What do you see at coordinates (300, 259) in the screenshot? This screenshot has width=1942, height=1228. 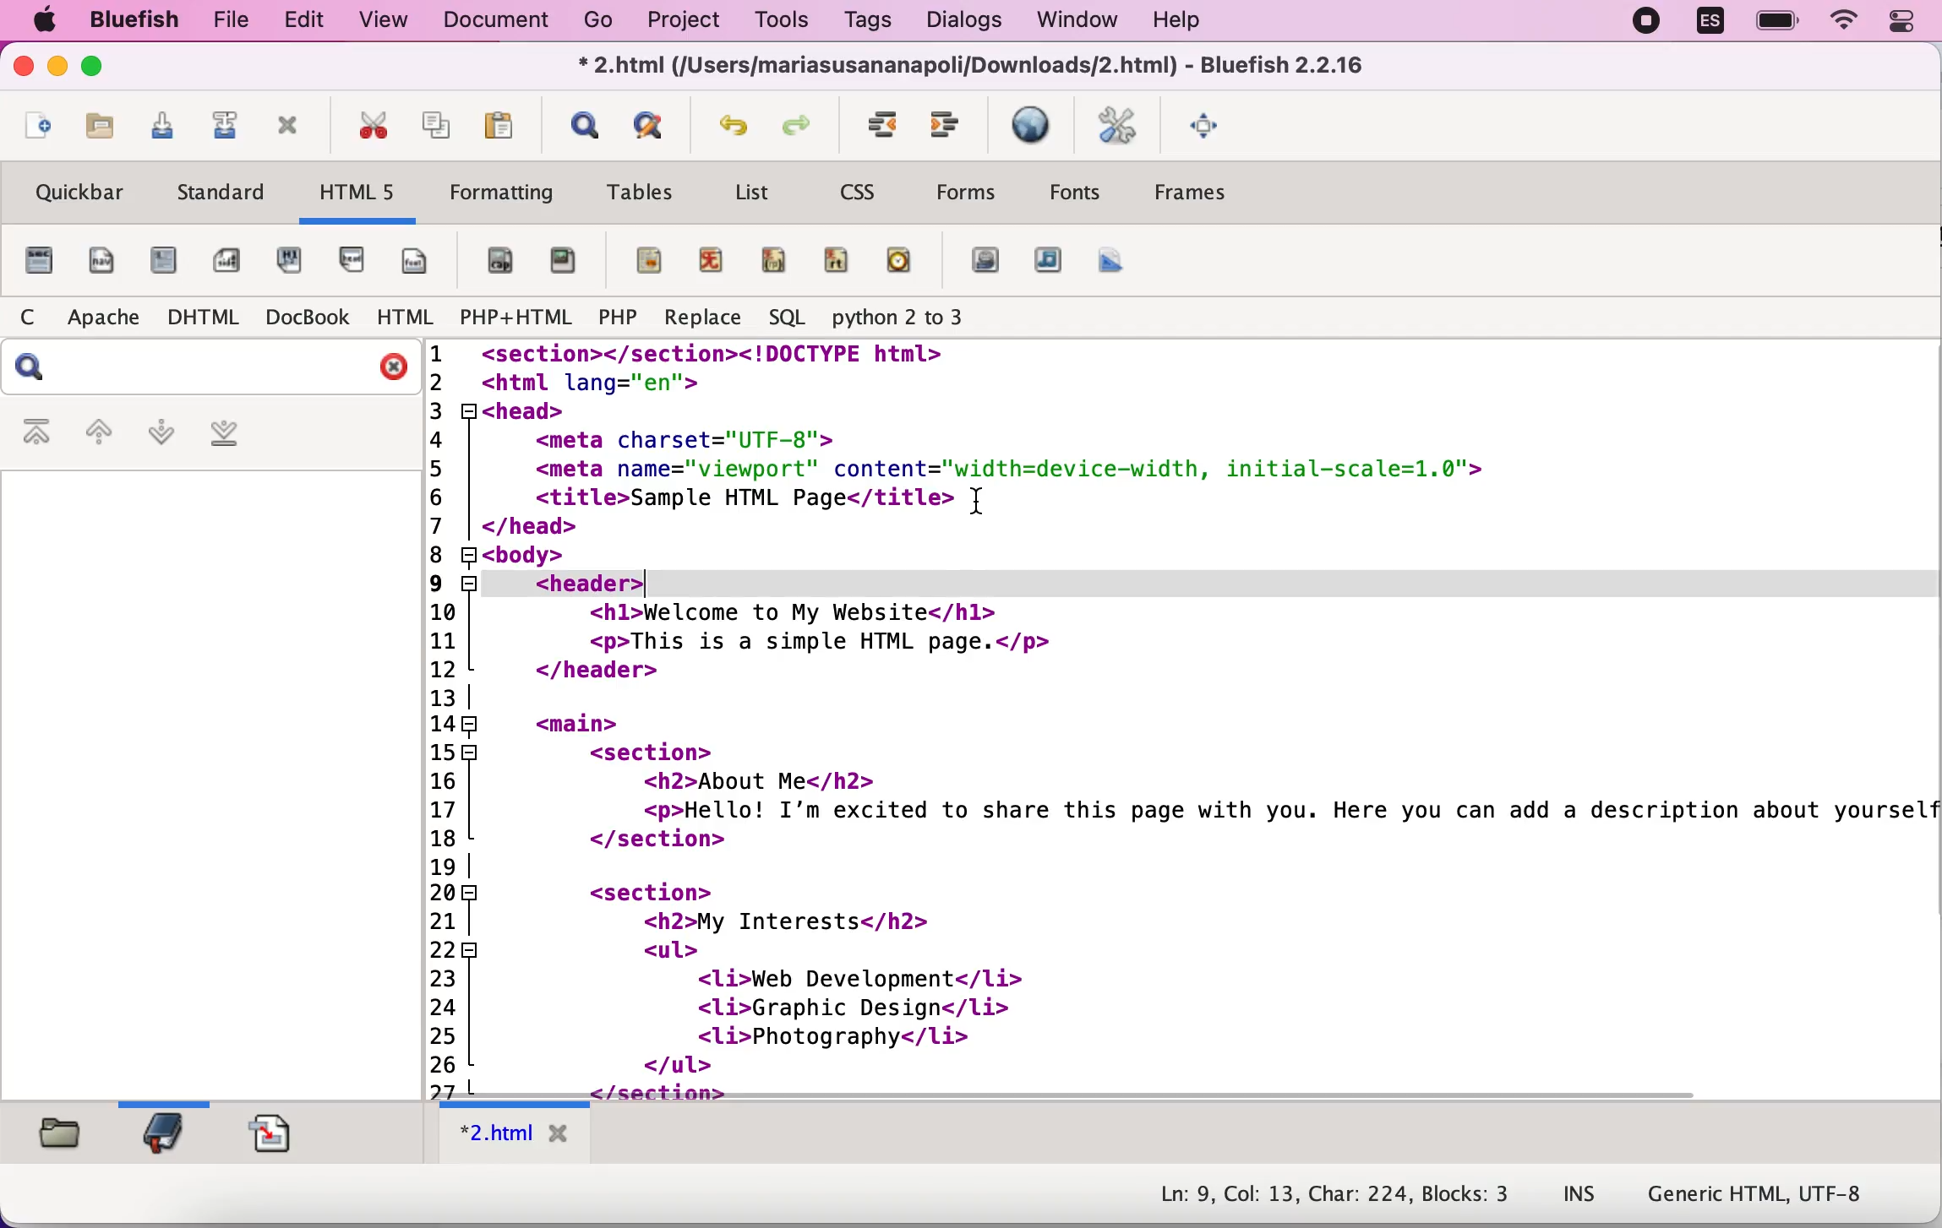 I see `hgroup` at bounding box center [300, 259].